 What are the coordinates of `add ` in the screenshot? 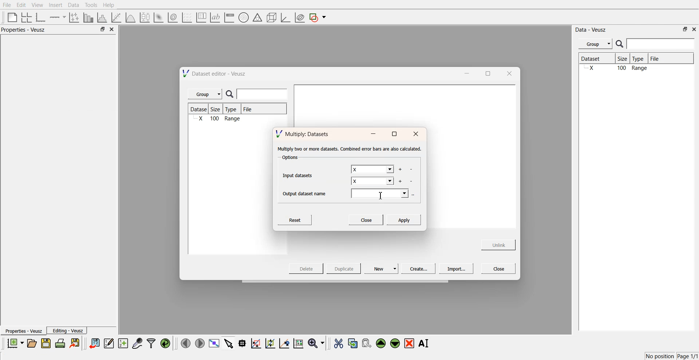 It's located at (400, 181).